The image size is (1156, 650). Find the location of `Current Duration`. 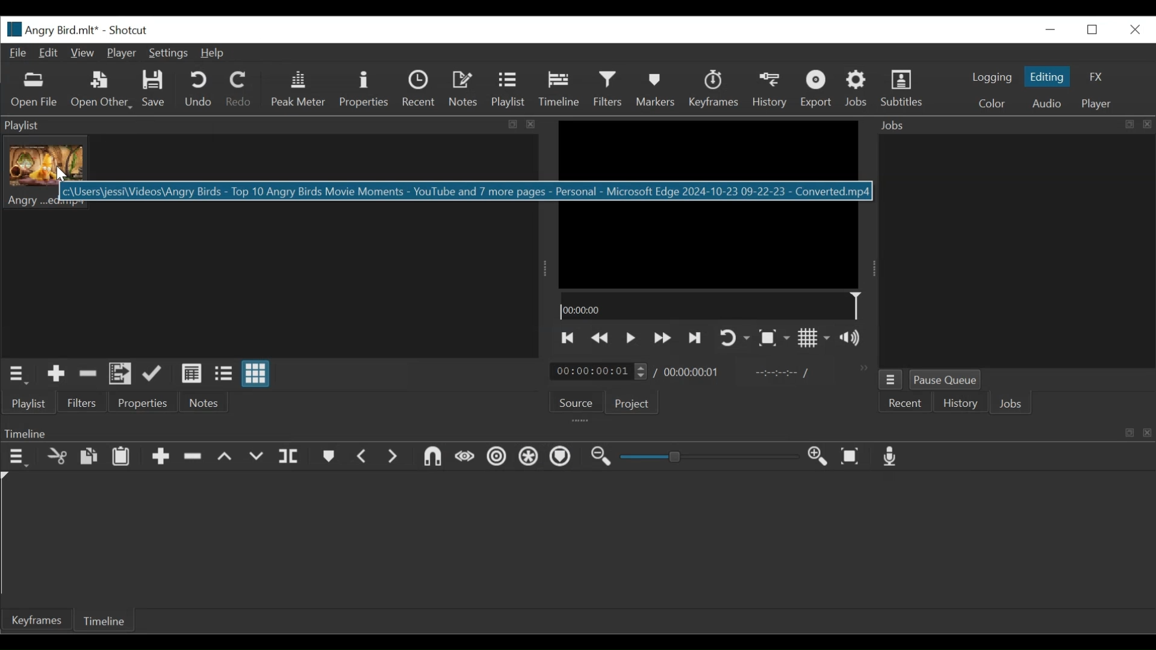

Current Duration is located at coordinates (599, 370).